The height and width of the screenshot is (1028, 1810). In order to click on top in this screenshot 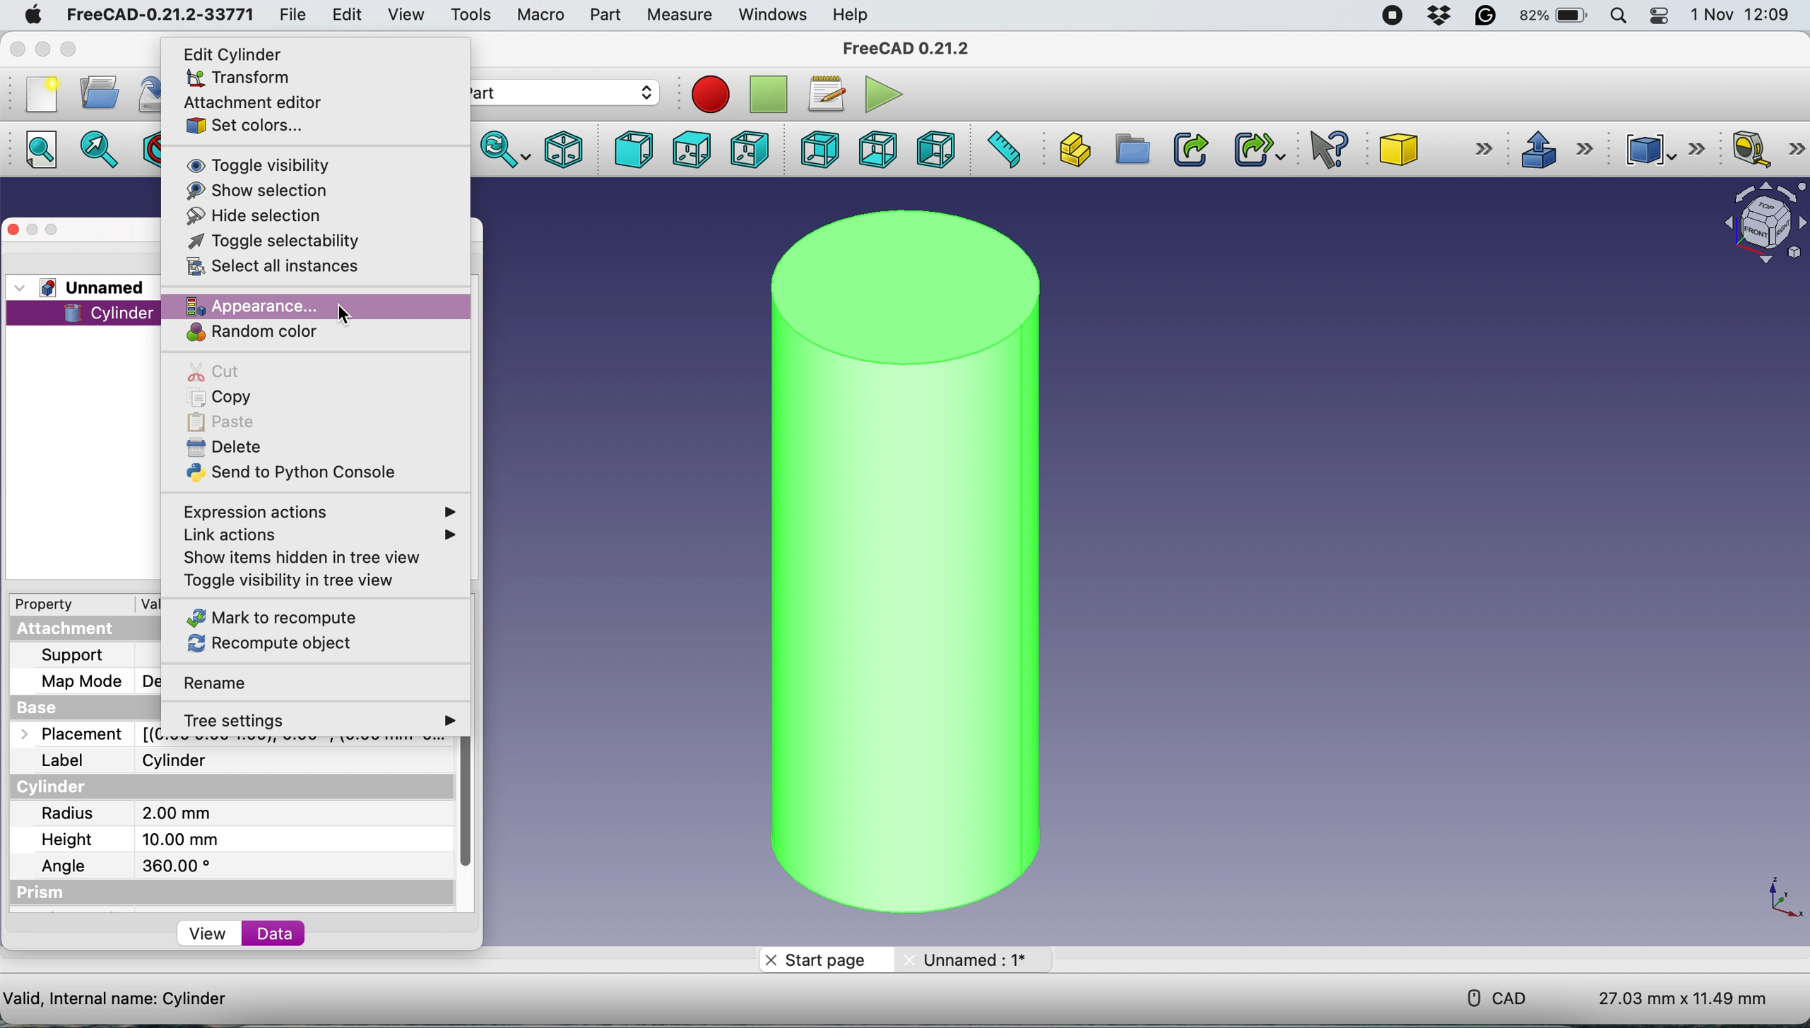, I will do `click(688, 150)`.